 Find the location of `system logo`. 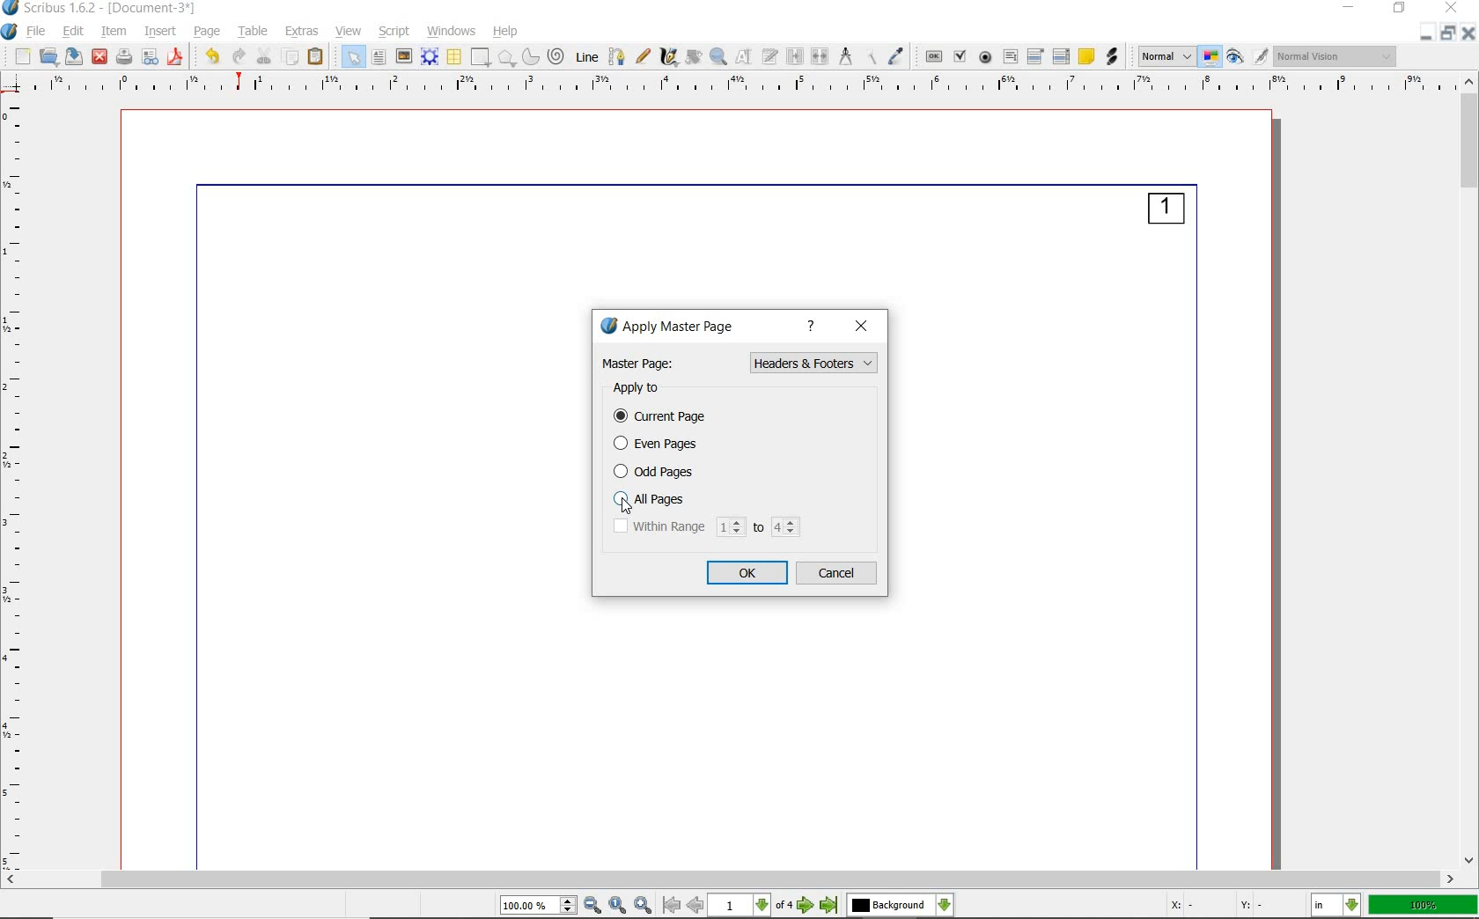

system logo is located at coordinates (10, 33).